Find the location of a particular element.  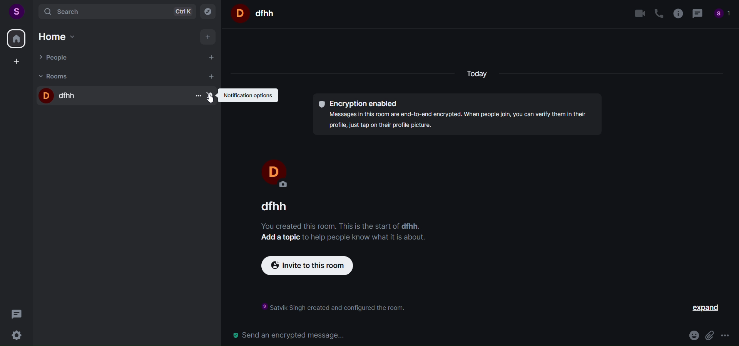

explore room is located at coordinates (208, 12).